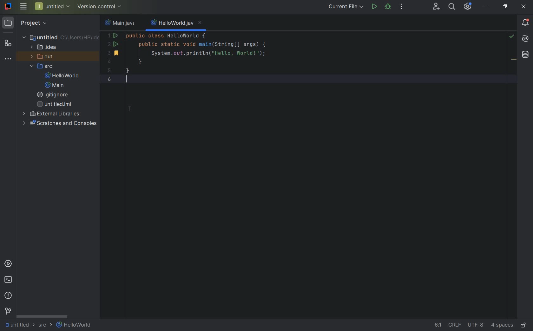  What do you see at coordinates (8, 6) in the screenshot?
I see `system name` at bounding box center [8, 6].